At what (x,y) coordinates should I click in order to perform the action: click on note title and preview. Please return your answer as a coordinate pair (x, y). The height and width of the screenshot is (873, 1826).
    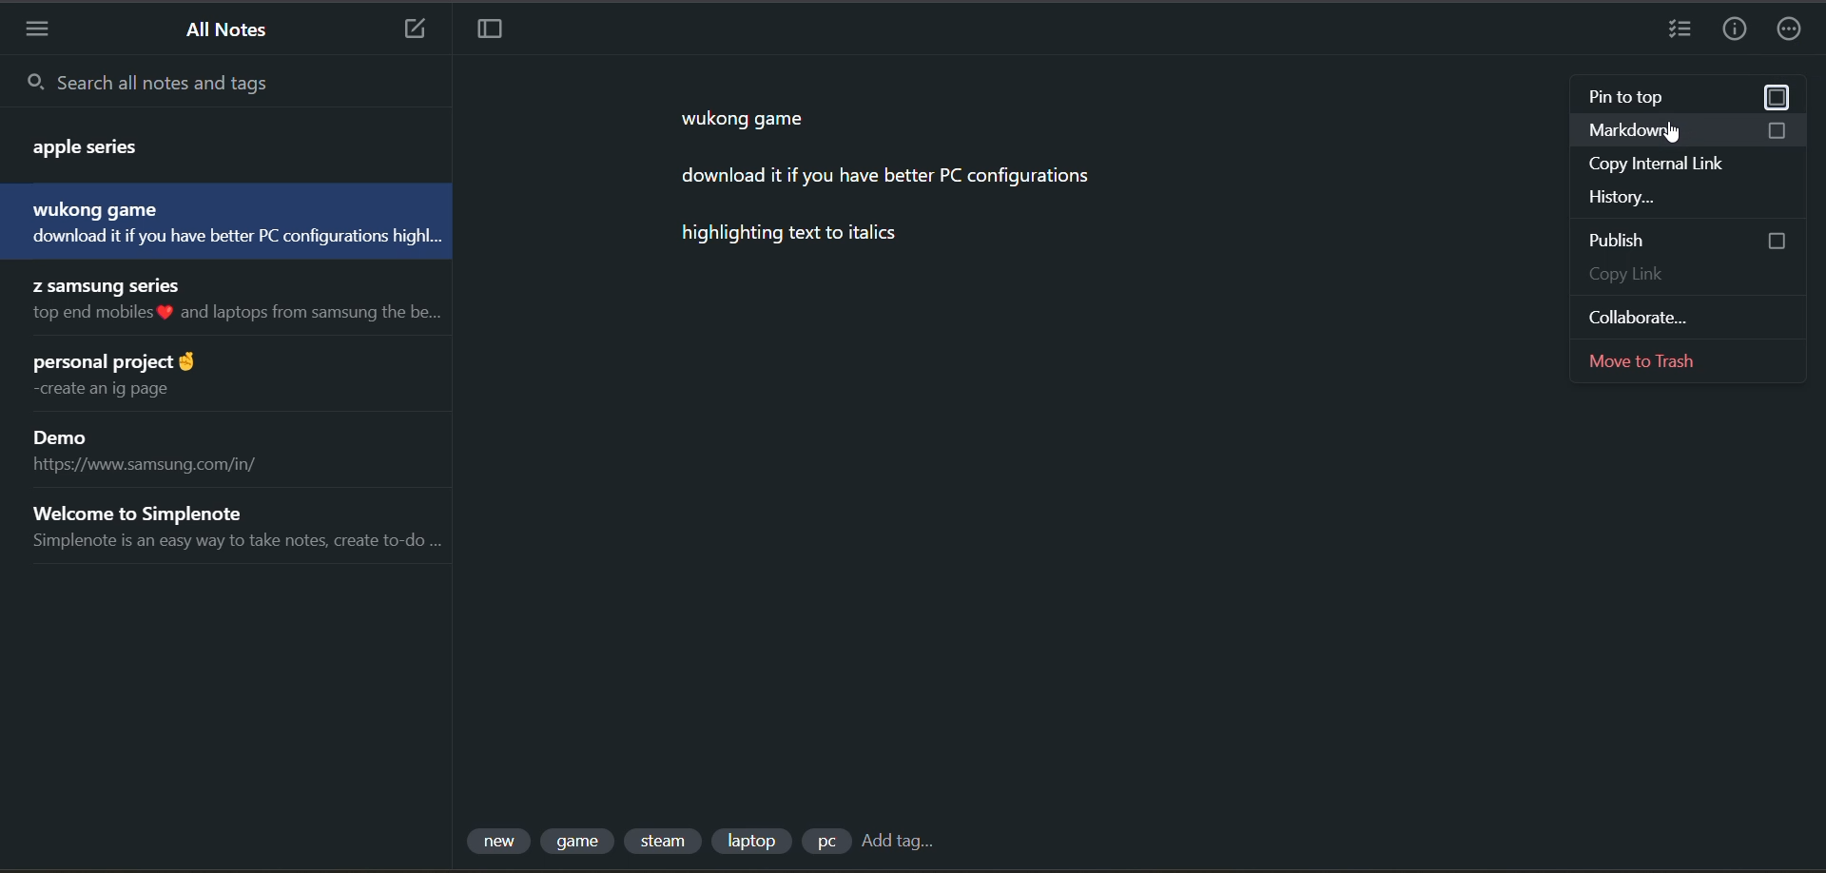
    Looking at the image, I should click on (243, 303).